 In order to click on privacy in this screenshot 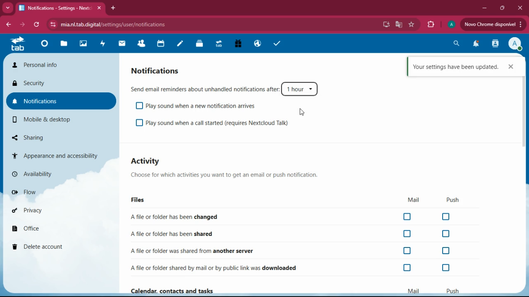, I will do `click(52, 211)`.